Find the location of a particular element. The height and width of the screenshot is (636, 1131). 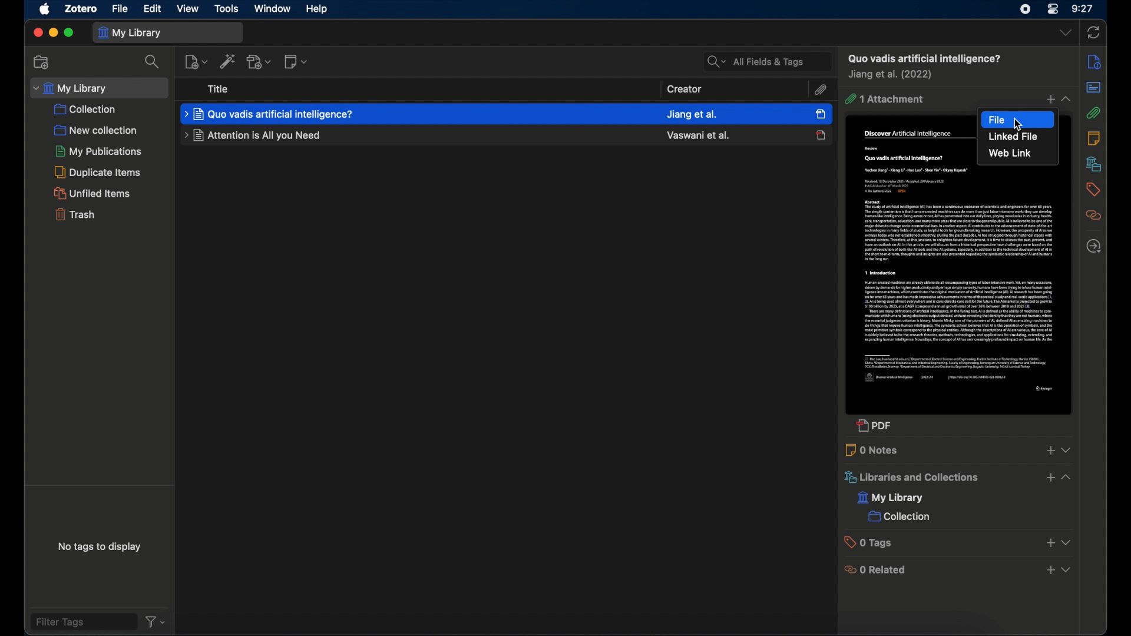

dropdown menu is located at coordinates (1067, 449).